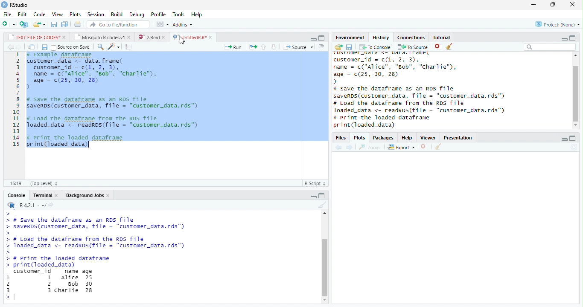 The width and height of the screenshot is (583, 307). I want to click on search, so click(550, 47).